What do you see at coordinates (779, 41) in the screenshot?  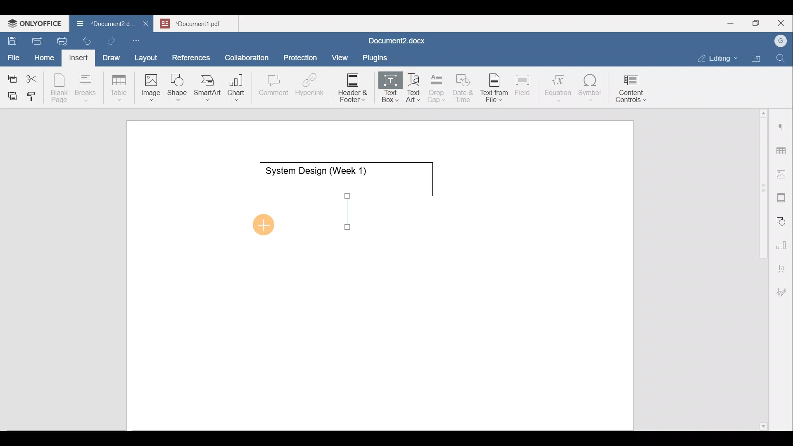 I see `Account name` at bounding box center [779, 41].